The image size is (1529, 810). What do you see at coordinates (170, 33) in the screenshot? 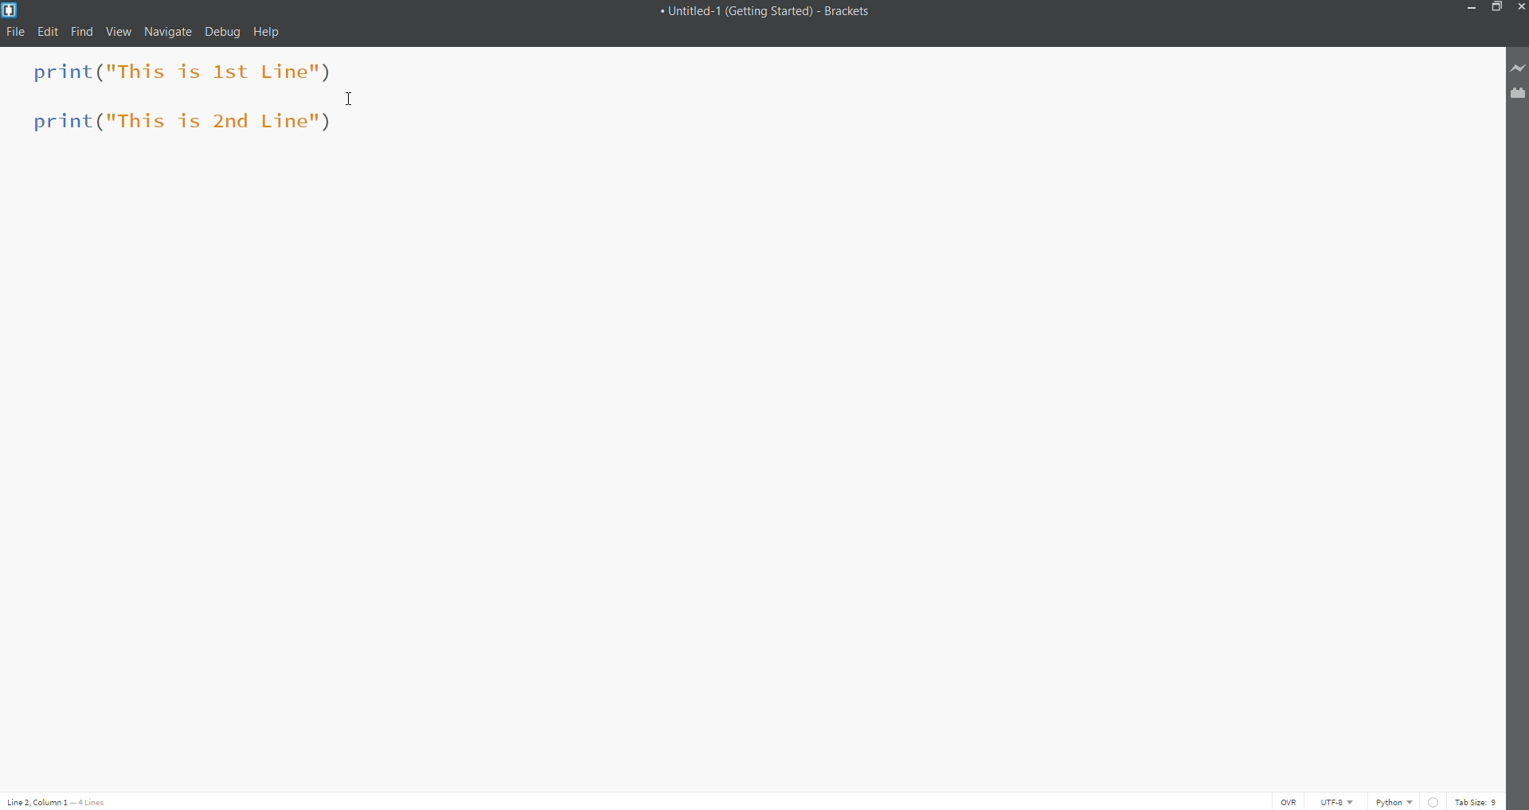
I see `Navigate` at bounding box center [170, 33].